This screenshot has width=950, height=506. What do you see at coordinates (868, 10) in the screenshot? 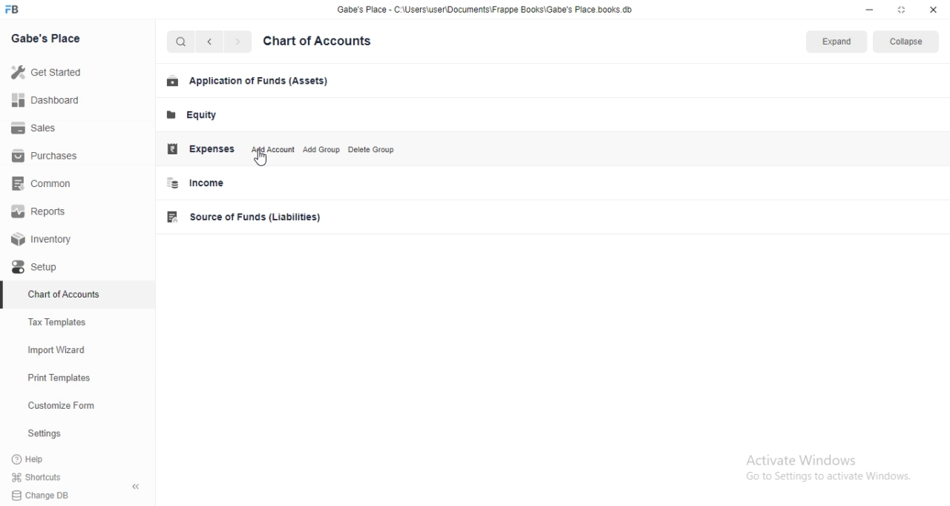
I see `minimize` at bounding box center [868, 10].